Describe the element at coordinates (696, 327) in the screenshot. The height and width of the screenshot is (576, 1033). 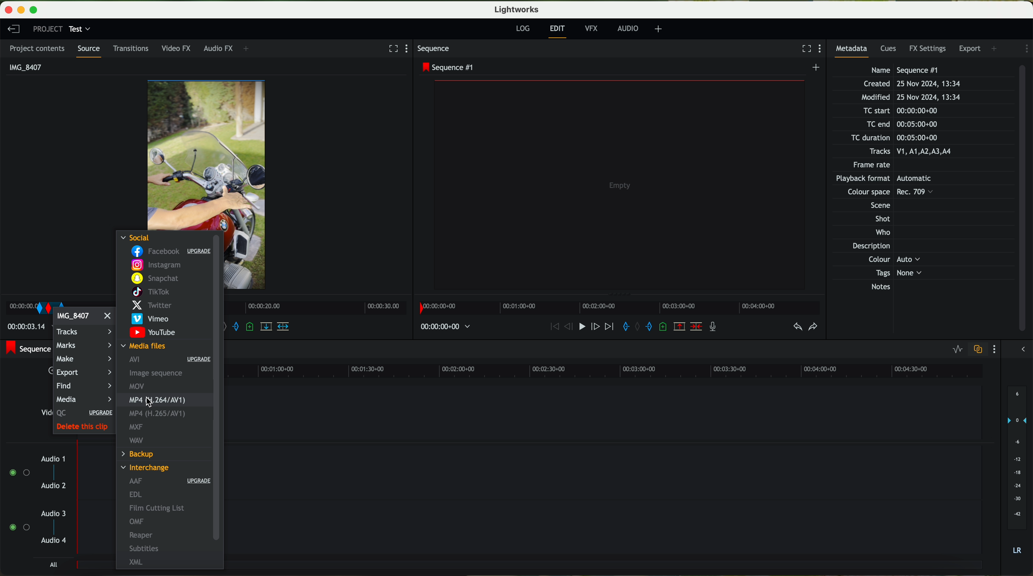
I see `delete/cut` at that location.